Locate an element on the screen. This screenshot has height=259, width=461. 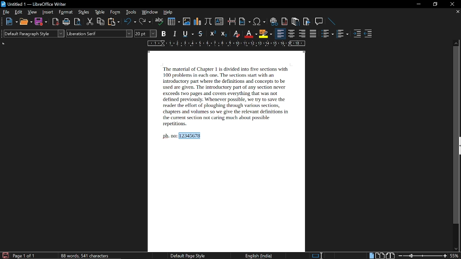
table is located at coordinates (100, 13).